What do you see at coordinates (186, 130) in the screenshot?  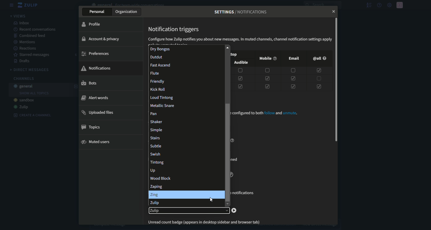 I see `simple` at bounding box center [186, 130].